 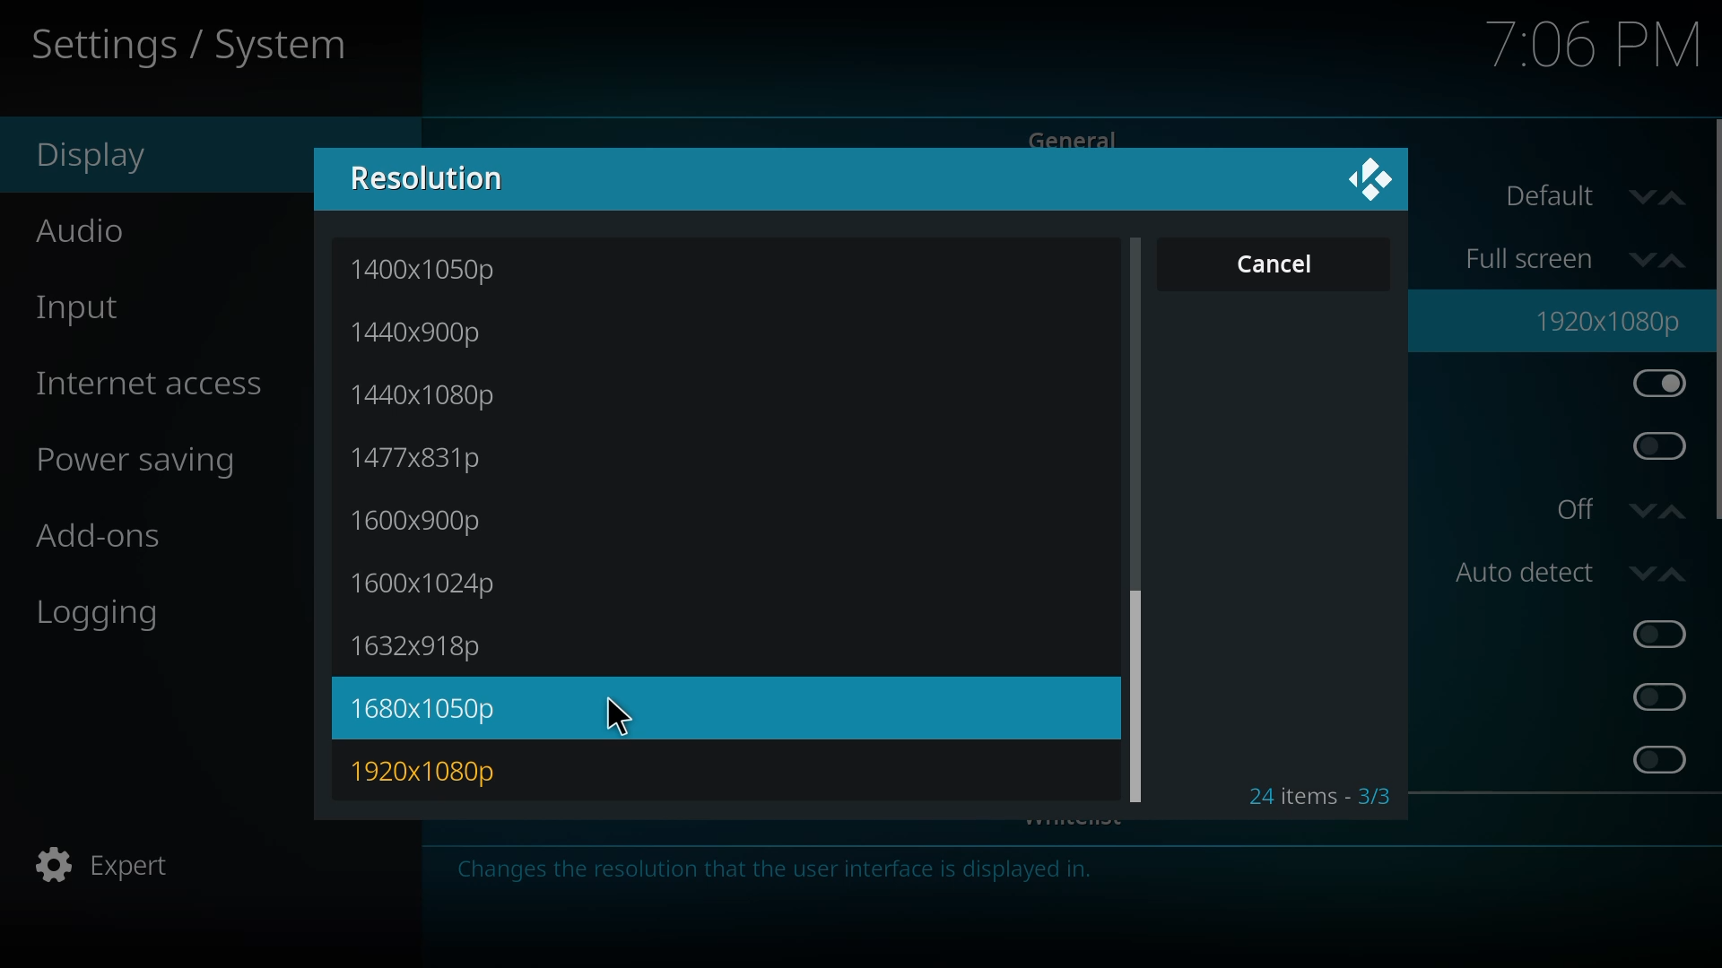 I want to click on expert, so click(x=115, y=864).